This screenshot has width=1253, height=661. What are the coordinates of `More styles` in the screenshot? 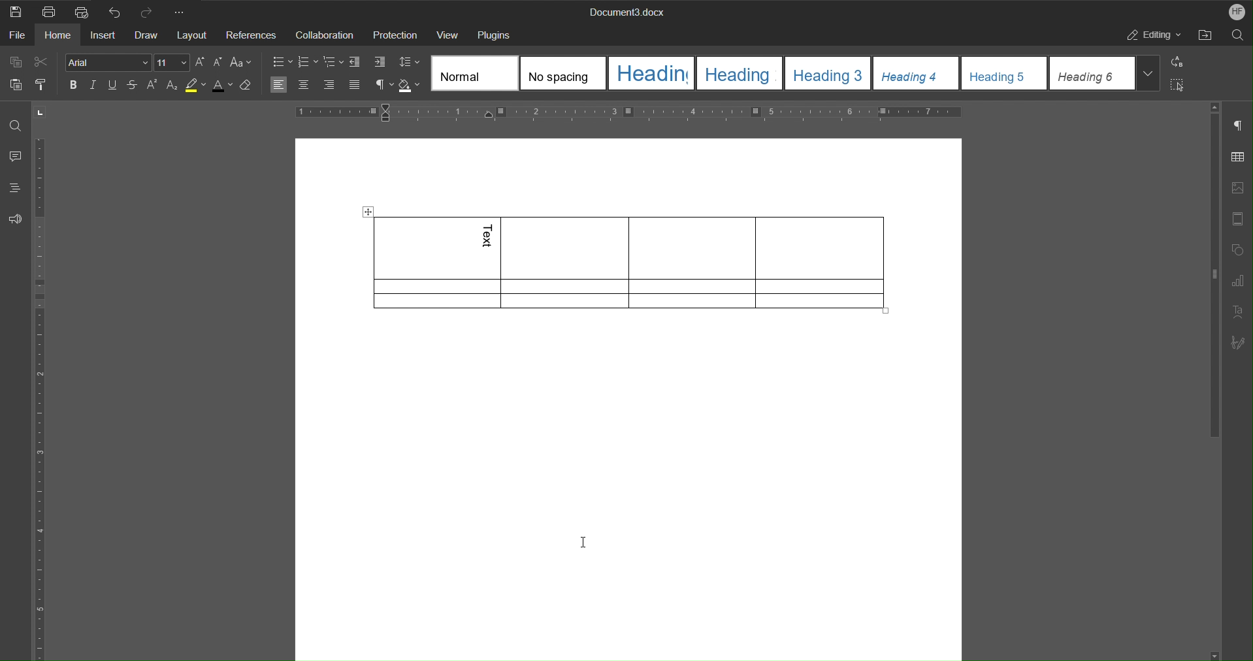 It's located at (1149, 73).